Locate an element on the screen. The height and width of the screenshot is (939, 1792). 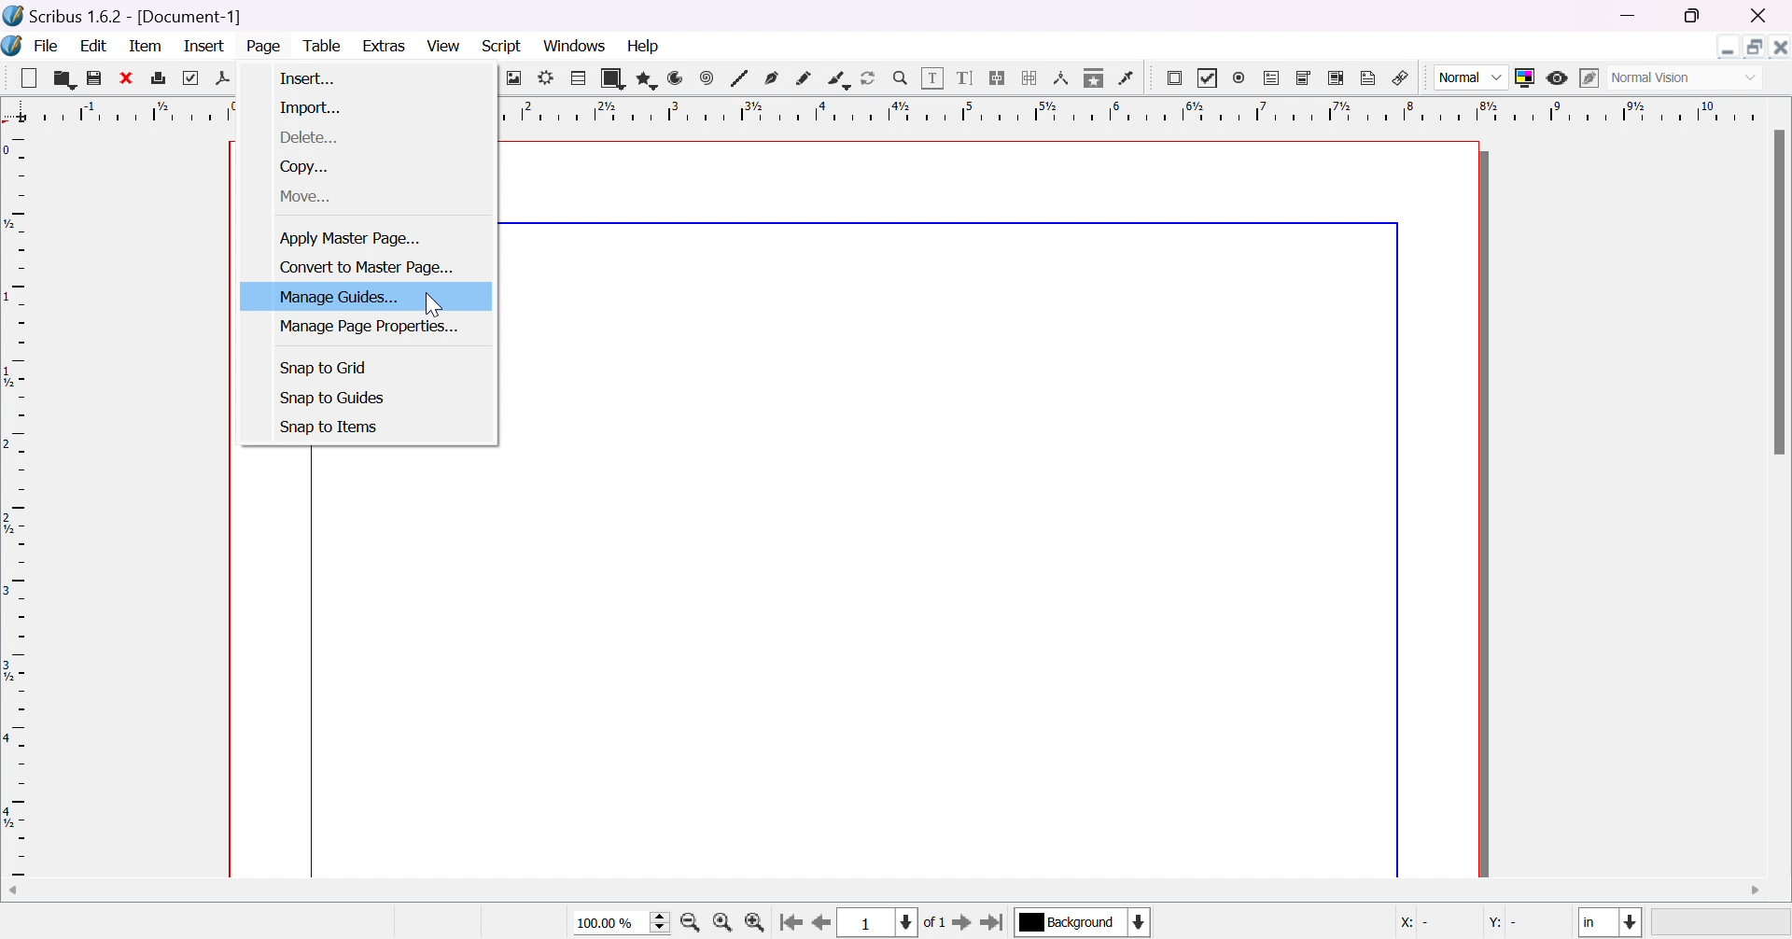
view is located at coordinates (444, 46).